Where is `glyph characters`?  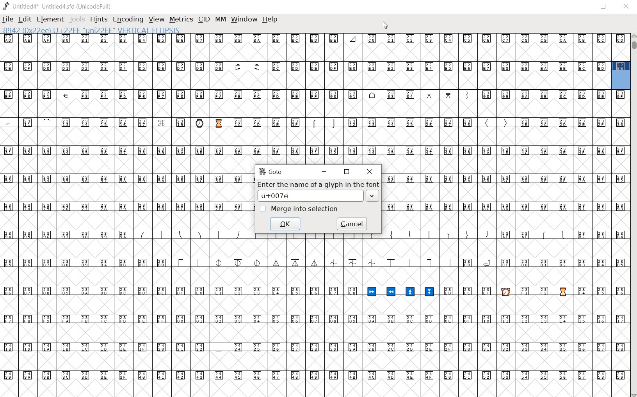
glyph characters is located at coordinates (438, 317).